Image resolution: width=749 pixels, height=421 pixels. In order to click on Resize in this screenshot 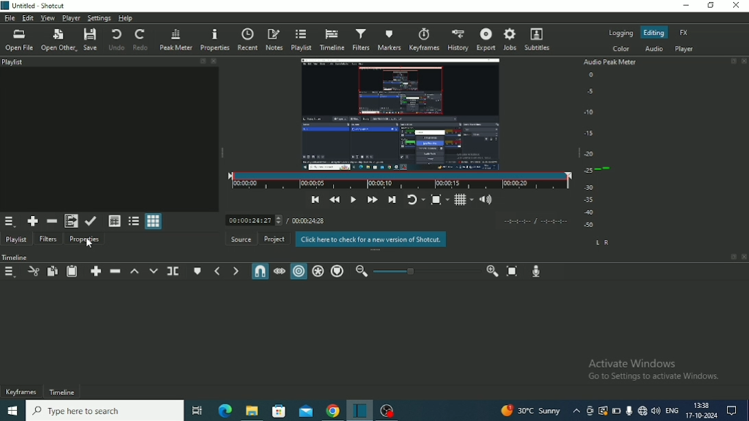, I will do `click(377, 250)`.